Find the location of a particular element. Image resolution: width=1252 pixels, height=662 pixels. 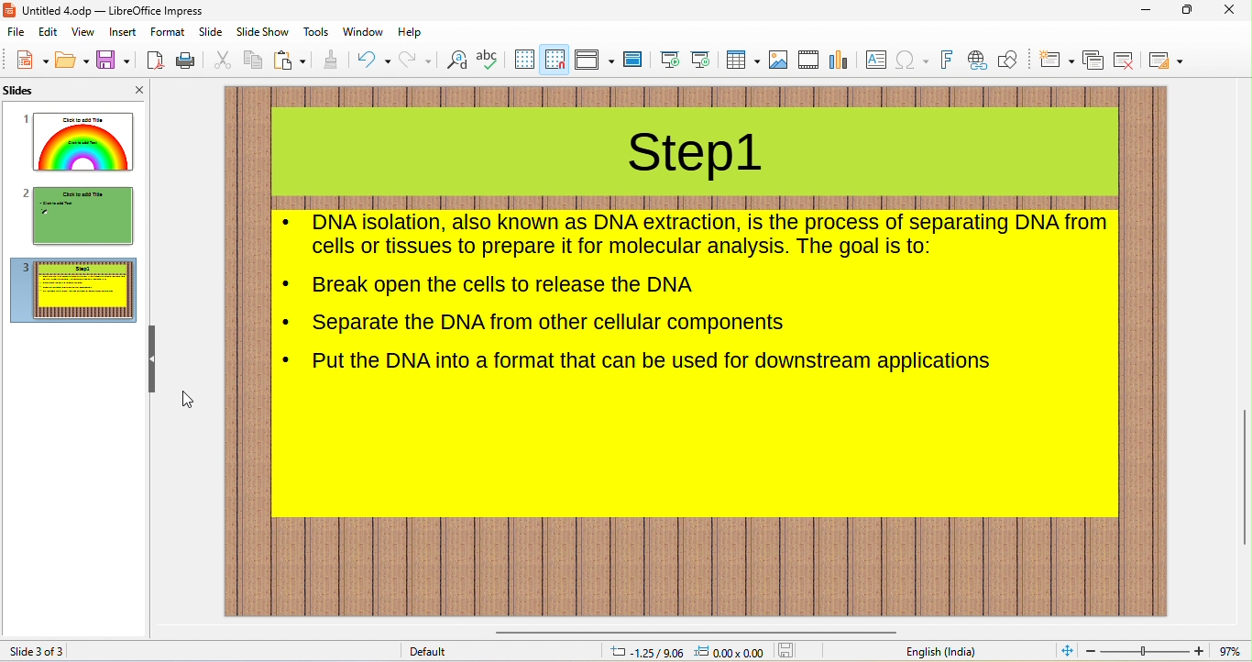

display views is located at coordinates (595, 59).